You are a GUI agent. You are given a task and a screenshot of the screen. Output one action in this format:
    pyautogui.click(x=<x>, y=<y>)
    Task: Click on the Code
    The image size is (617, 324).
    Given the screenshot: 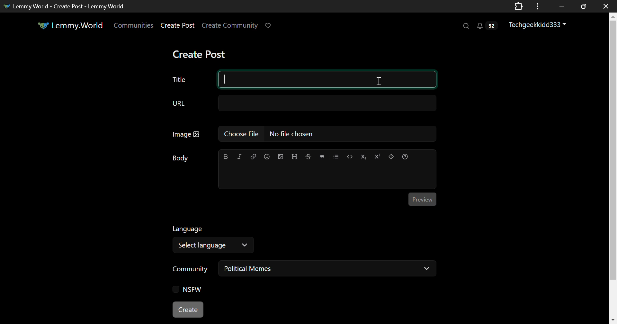 What is the action you would take?
    pyautogui.click(x=350, y=156)
    